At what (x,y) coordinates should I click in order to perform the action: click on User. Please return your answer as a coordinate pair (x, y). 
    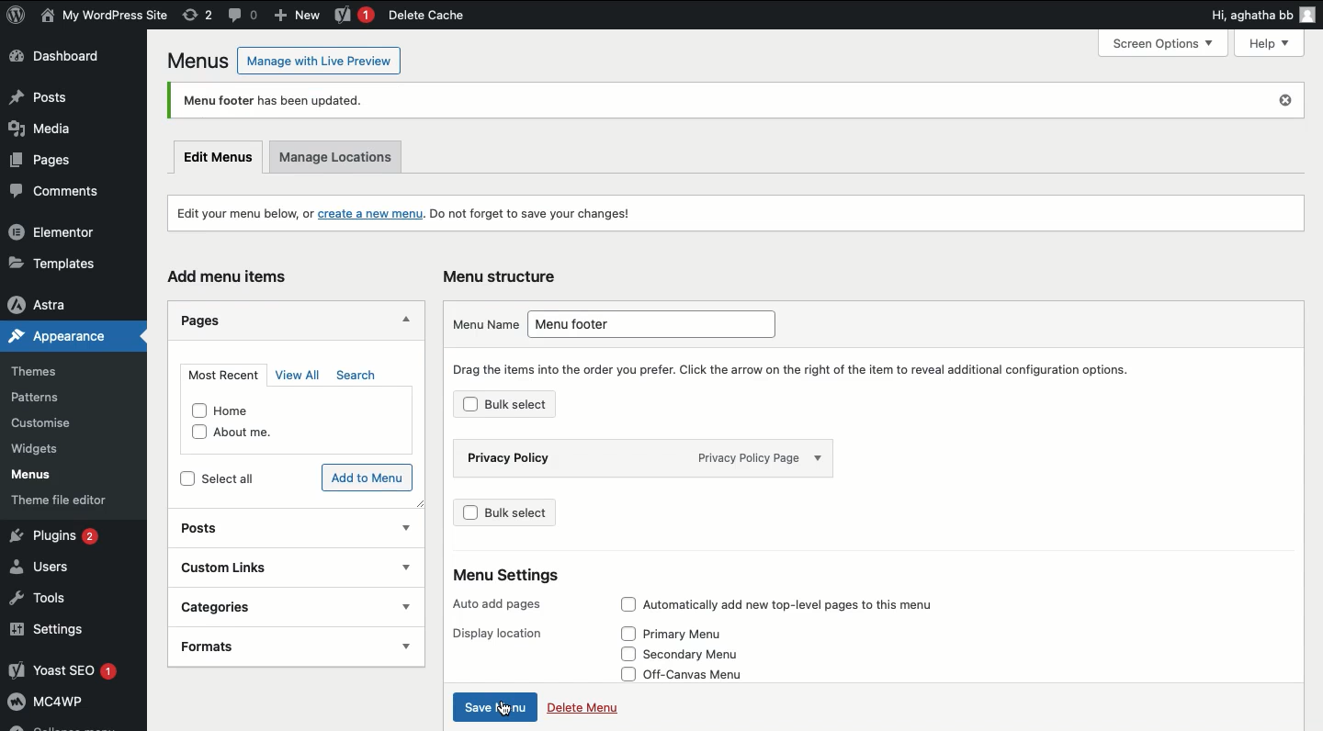
    Looking at the image, I should click on (105, 17).